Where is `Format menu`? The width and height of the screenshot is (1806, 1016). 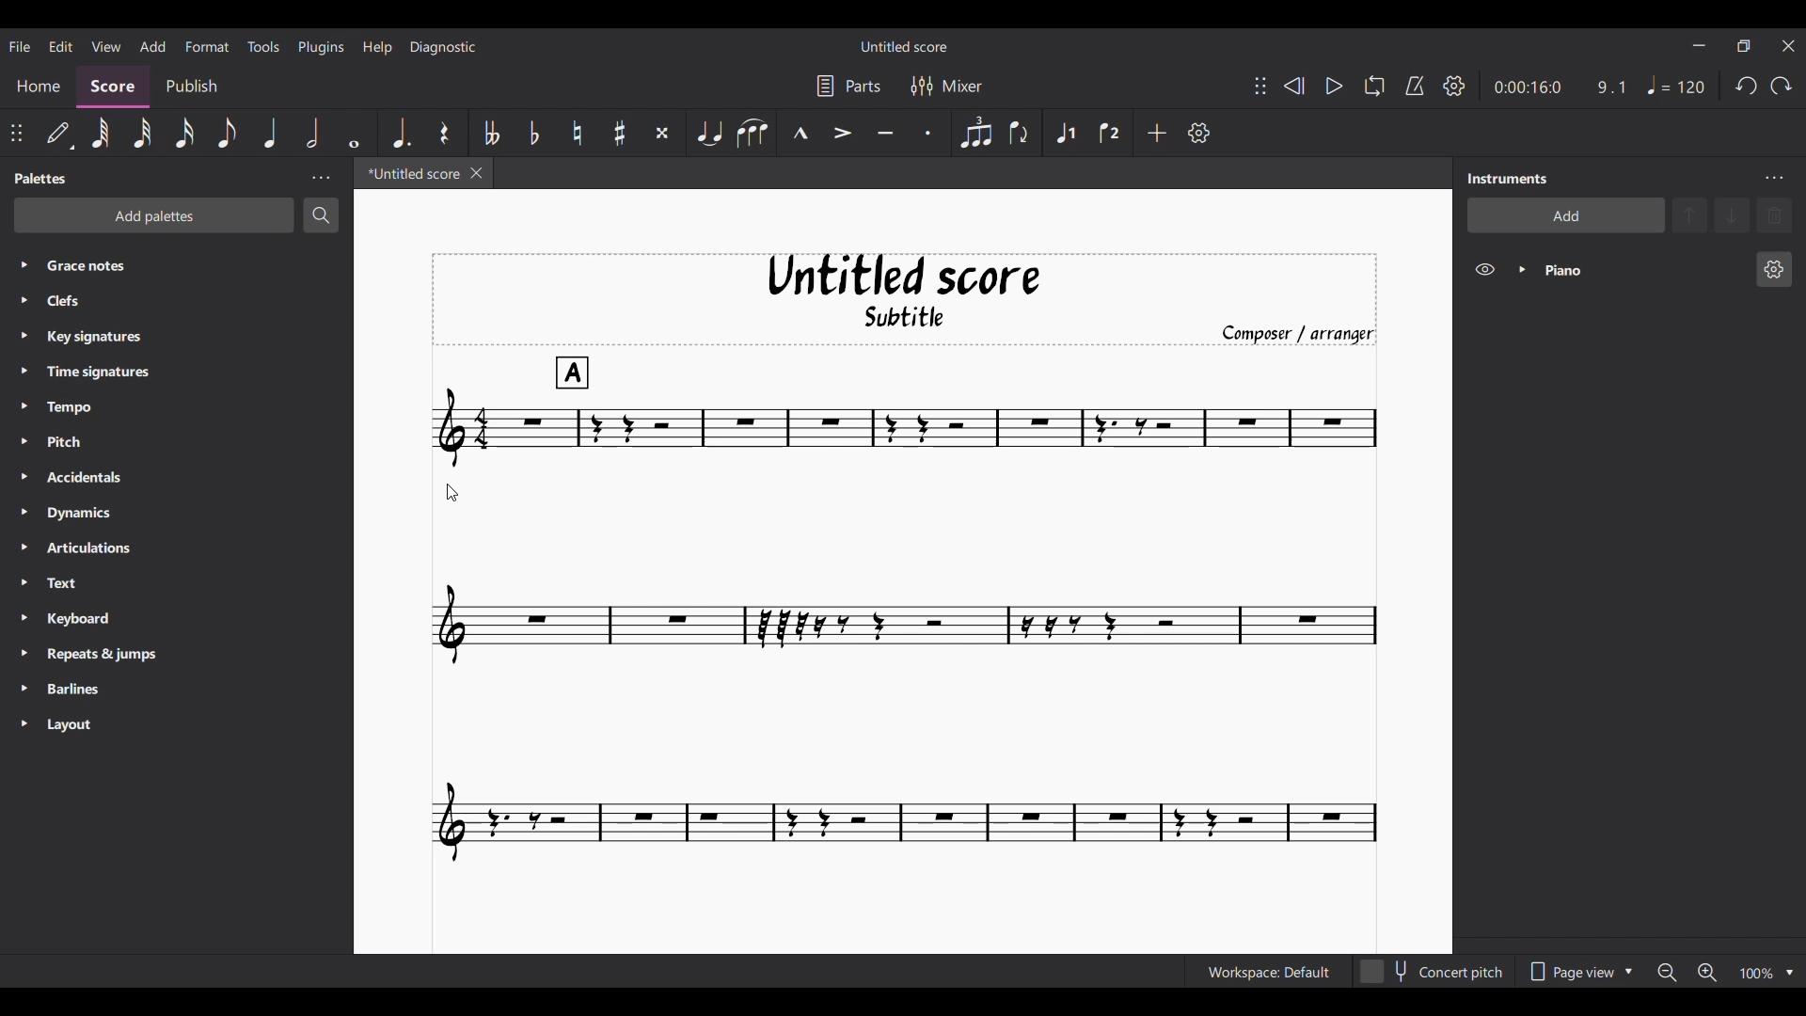
Format menu is located at coordinates (207, 45).